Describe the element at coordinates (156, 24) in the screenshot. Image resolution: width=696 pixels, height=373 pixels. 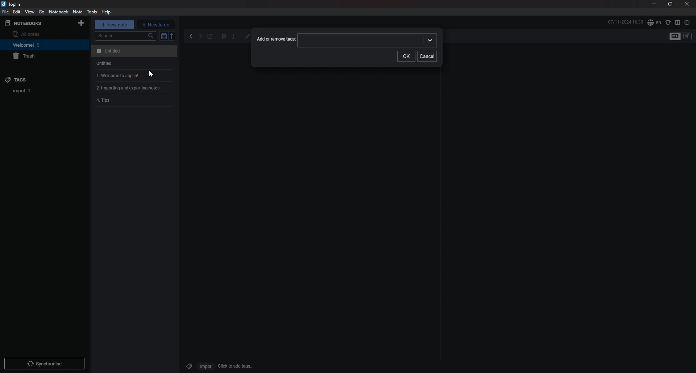
I see `new todo` at that location.